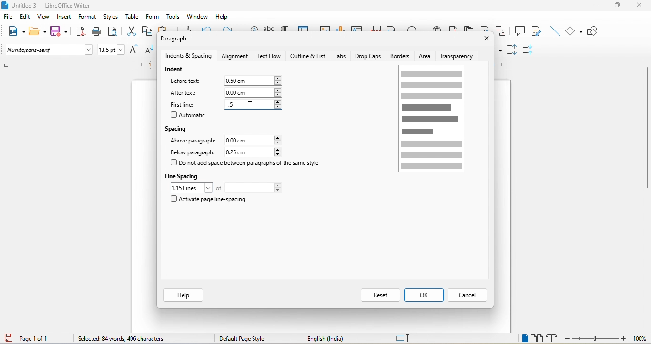  Describe the element at coordinates (87, 18) in the screenshot. I see `format` at that location.